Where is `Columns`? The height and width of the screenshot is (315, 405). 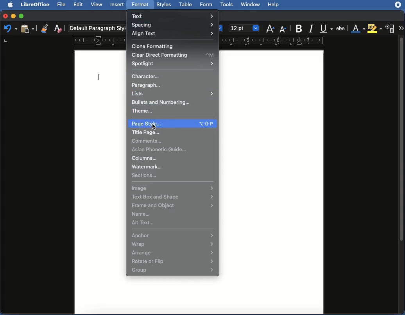 Columns is located at coordinates (145, 158).